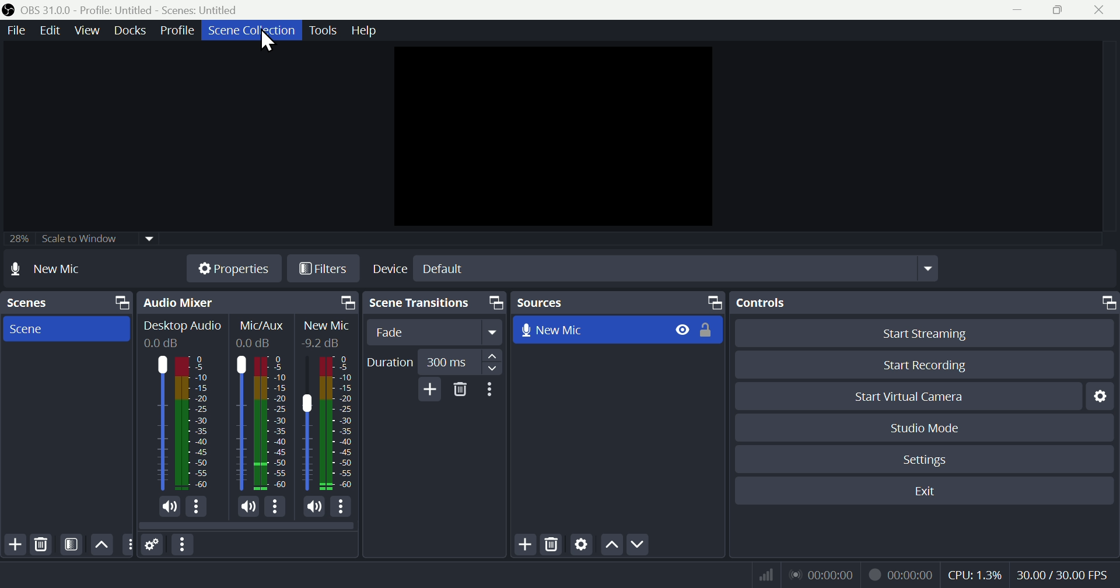 The width and height of the screenshot is (1120, 588). What do you see at coordinates (580, 545) in the screenshot?
I see ` Settings` at bounding box center [580, 545].